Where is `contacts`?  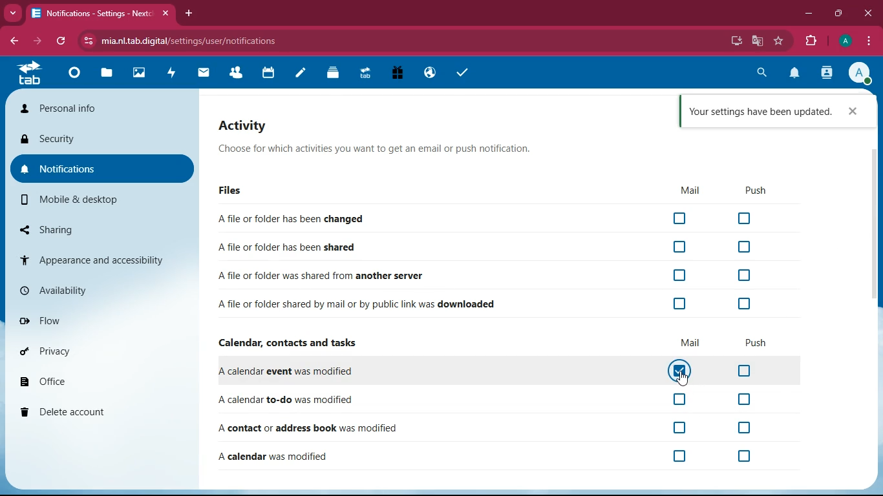
contacts is located at coordinates (825, 74).